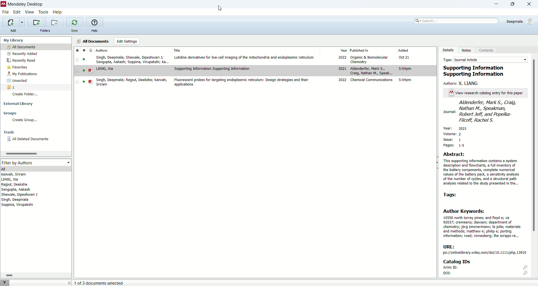  What do you see at coordinates (26, 95) in the screenshot?
I see `create folder` at bounding box center [26, 95].